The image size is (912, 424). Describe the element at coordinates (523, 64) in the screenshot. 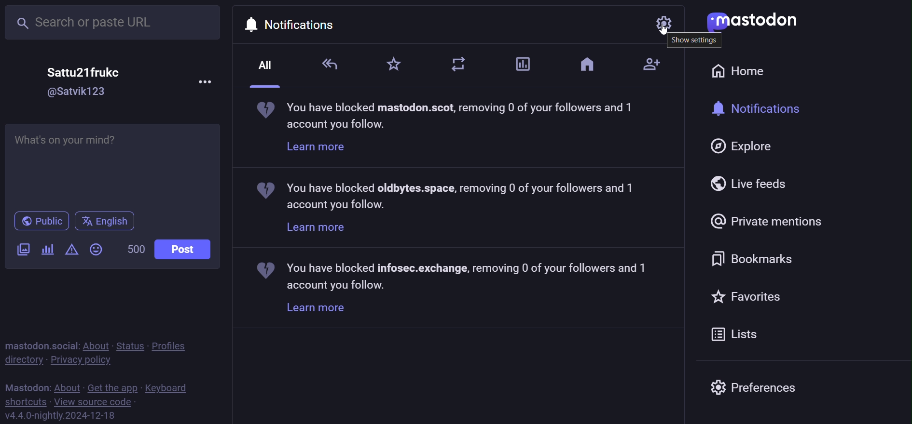

I see `poll` at that location.